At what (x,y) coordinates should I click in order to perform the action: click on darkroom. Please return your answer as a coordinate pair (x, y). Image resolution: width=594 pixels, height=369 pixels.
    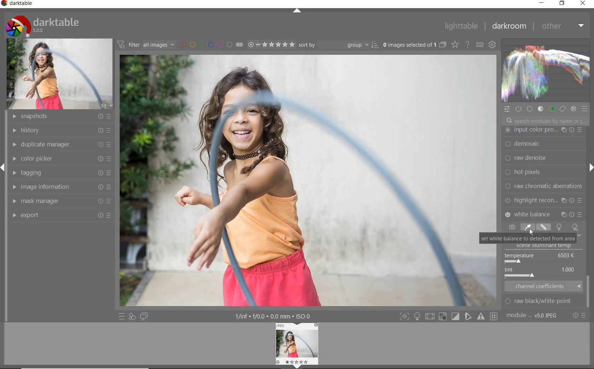
    Looking at the image, I should click on (510, 27).